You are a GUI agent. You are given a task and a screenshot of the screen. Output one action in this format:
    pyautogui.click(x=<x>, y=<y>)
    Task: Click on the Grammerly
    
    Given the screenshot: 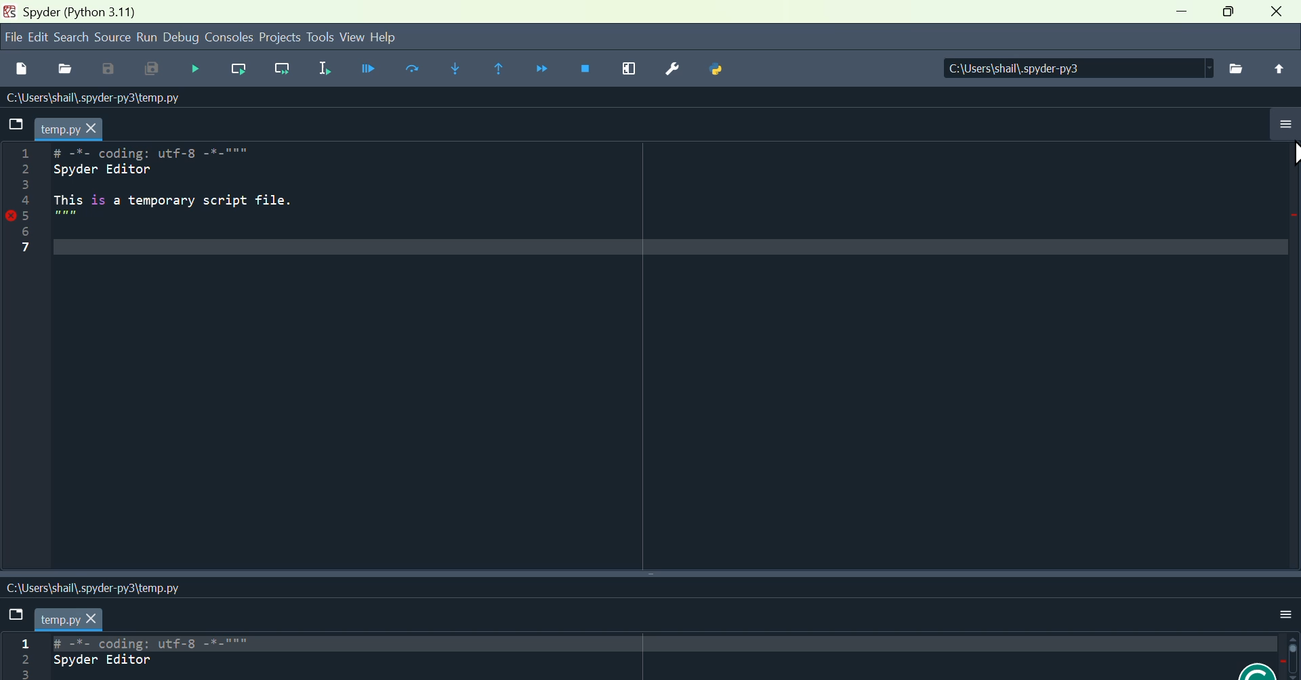 What is the action you would take?
    pyautogui.click(x=1268, y=666)
    